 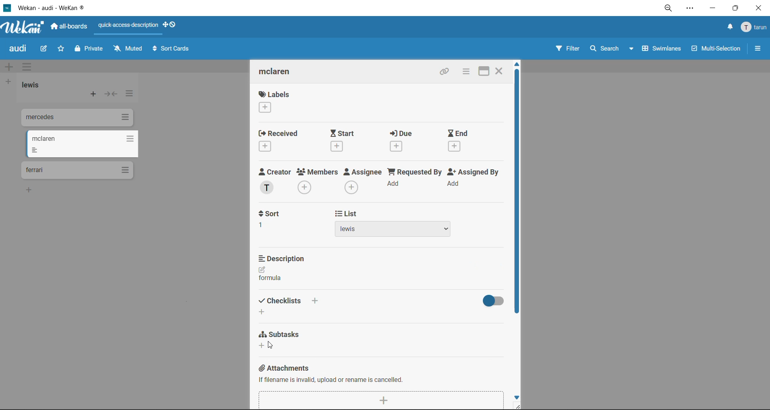 What do you see at coordinates (446, 72) in the screenshot?
I see `copy link` at bounding box center [446, 72].